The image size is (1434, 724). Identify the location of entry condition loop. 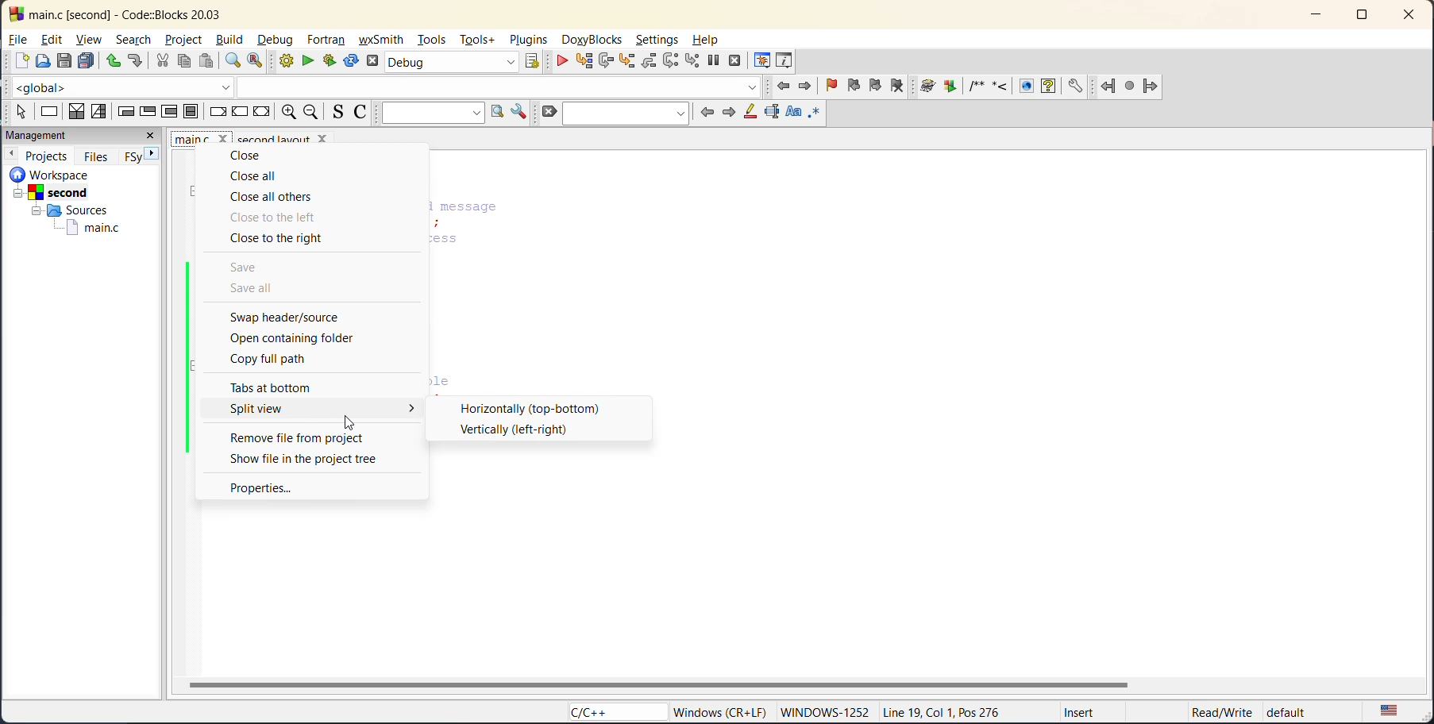
(126, 112).